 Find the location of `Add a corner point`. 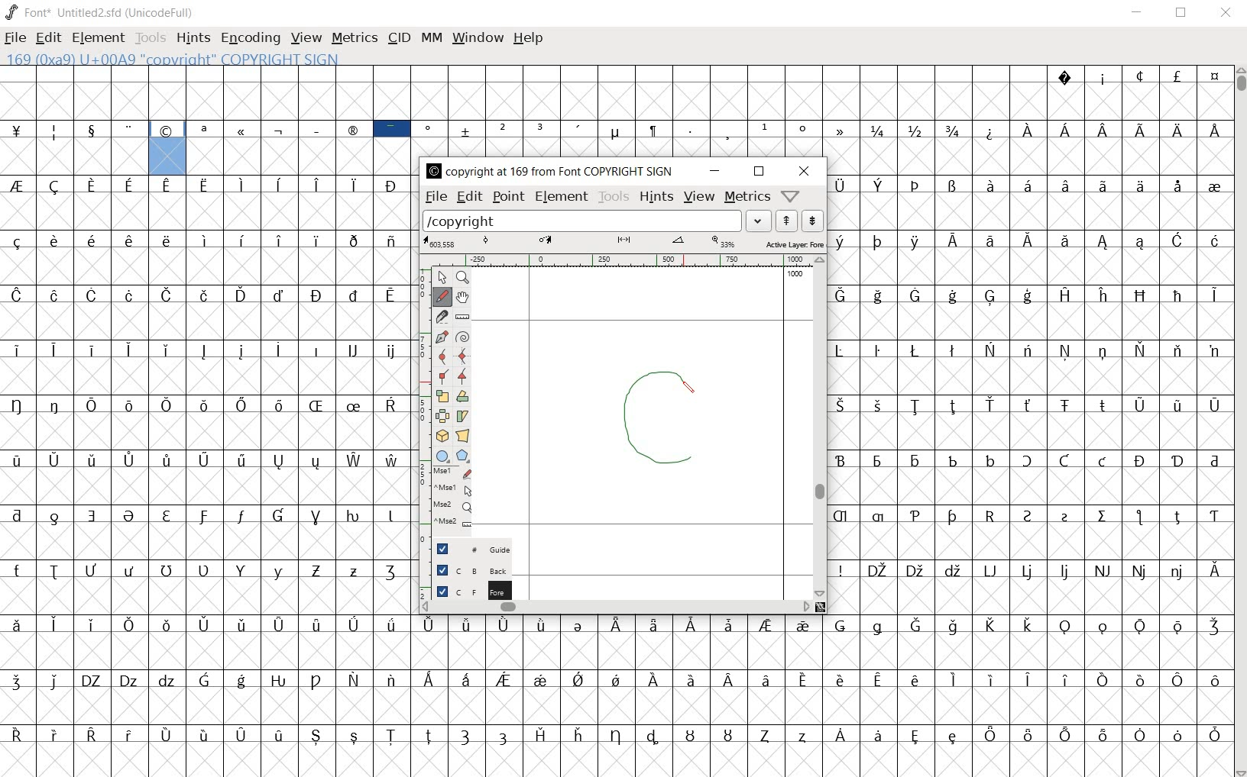

Add a corner point is located at coordinates (462, 377).